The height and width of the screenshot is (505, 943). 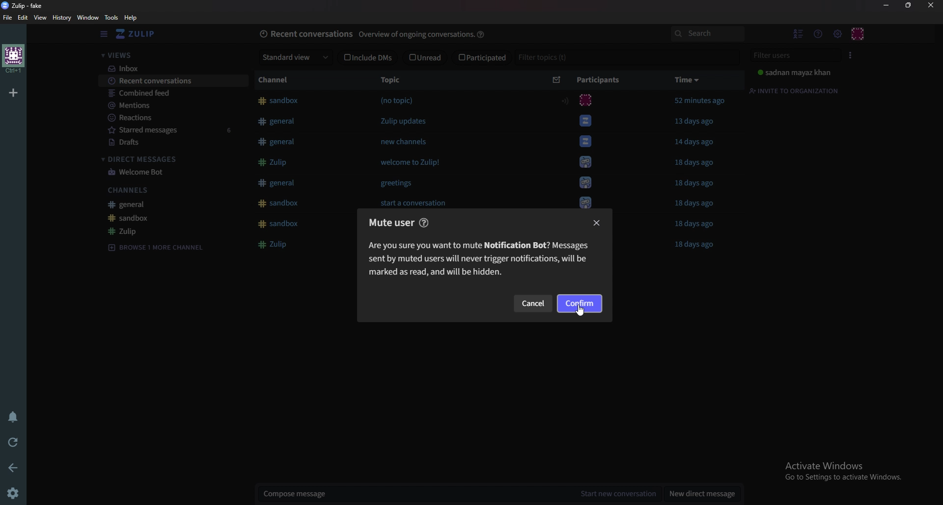 I want to click on icon, so click(x=586, y=121).